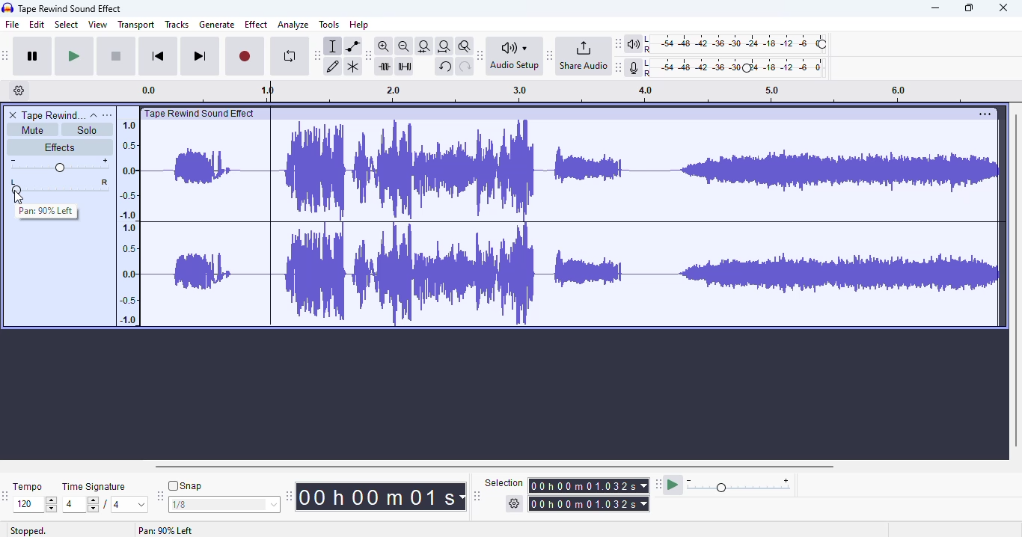  Describe the element at coordinates (329, 24) in the screenshot. I see `tools` at that location.